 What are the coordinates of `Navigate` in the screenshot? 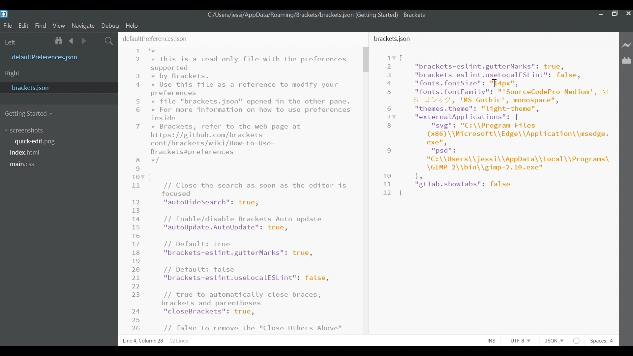 It's located at (83, 26).